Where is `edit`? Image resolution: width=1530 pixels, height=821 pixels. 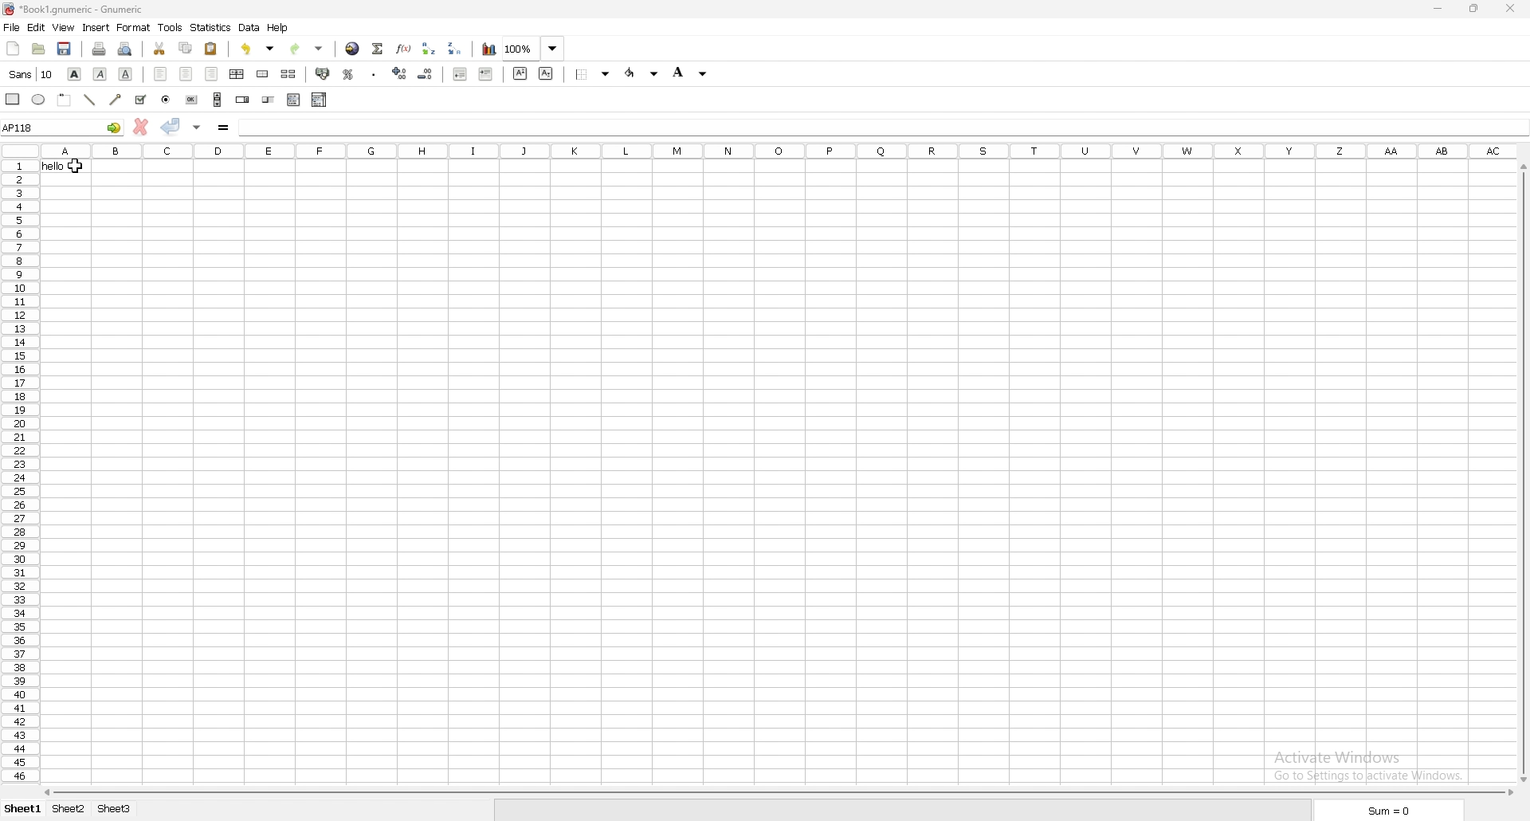
edit is located at coordinates (37, 27).